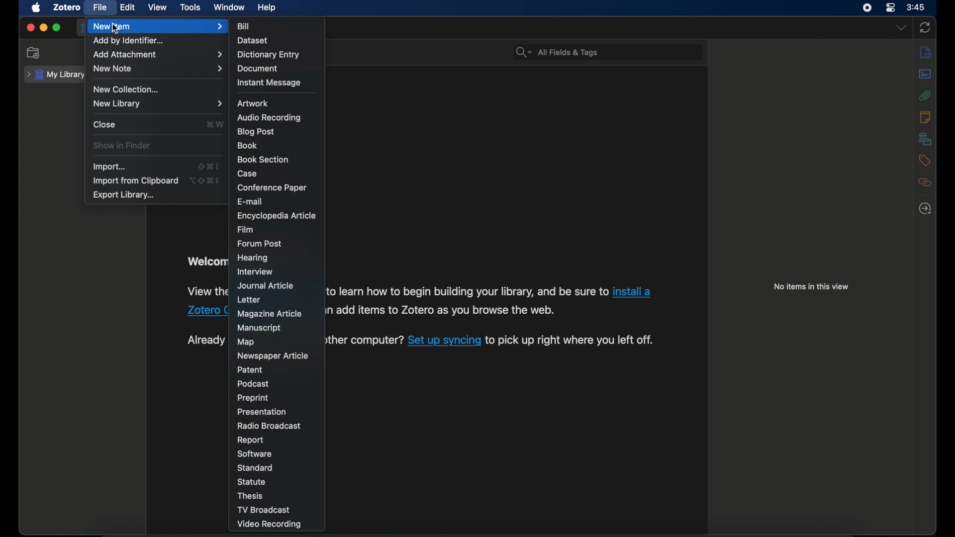 The image size is (955, 537). Describe the element at coordinates (204, 180) in the screenshot. I see `shortcut` at that location.